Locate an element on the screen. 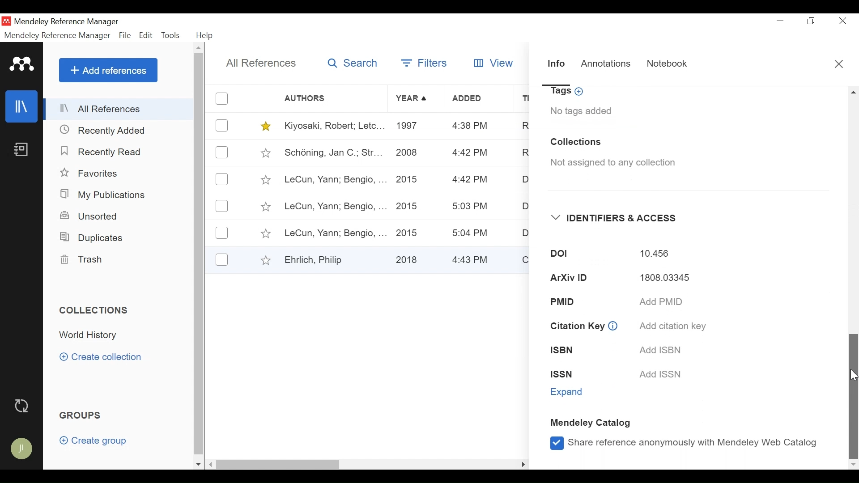 Image resolution: width=859 pixels, height=483 pixels. Restore is located at coordinates (811, 21).